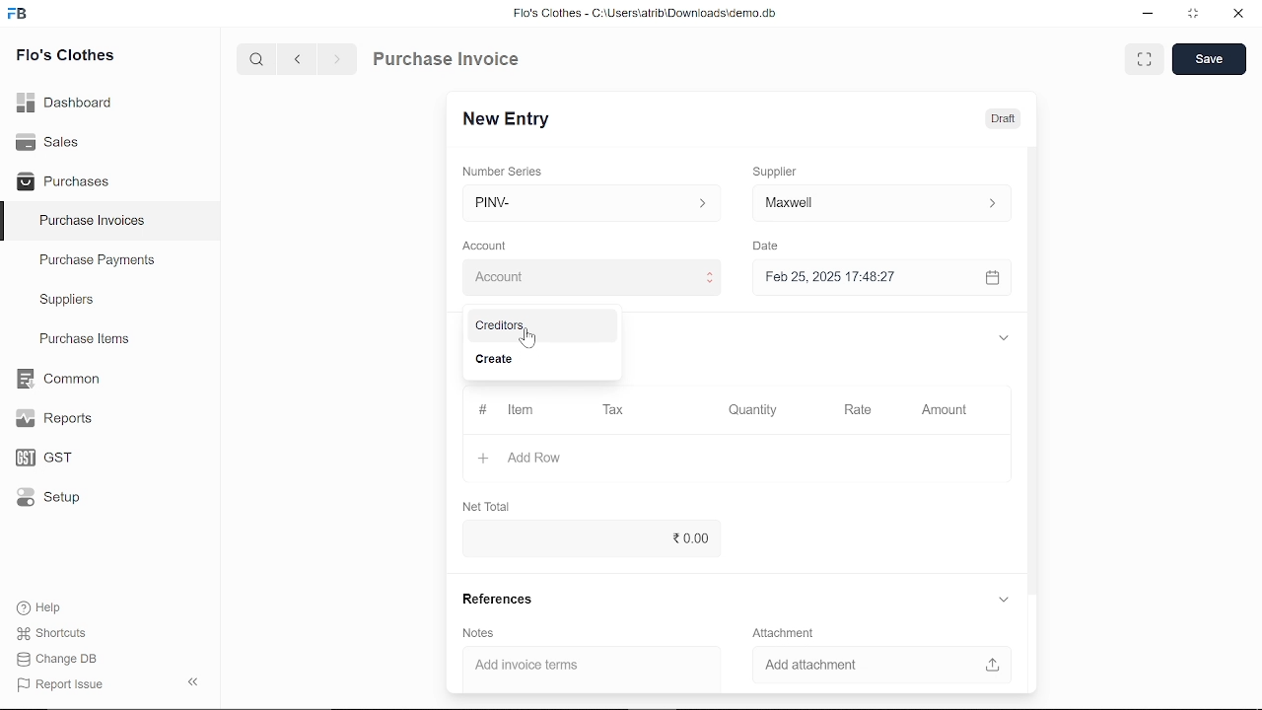  I want to click on ‘Attachment, so click(783, 632).